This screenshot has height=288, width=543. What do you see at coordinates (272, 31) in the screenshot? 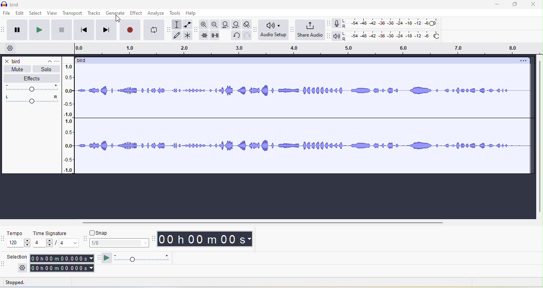
I see `audio setup ` at bounding box center [272, 31].